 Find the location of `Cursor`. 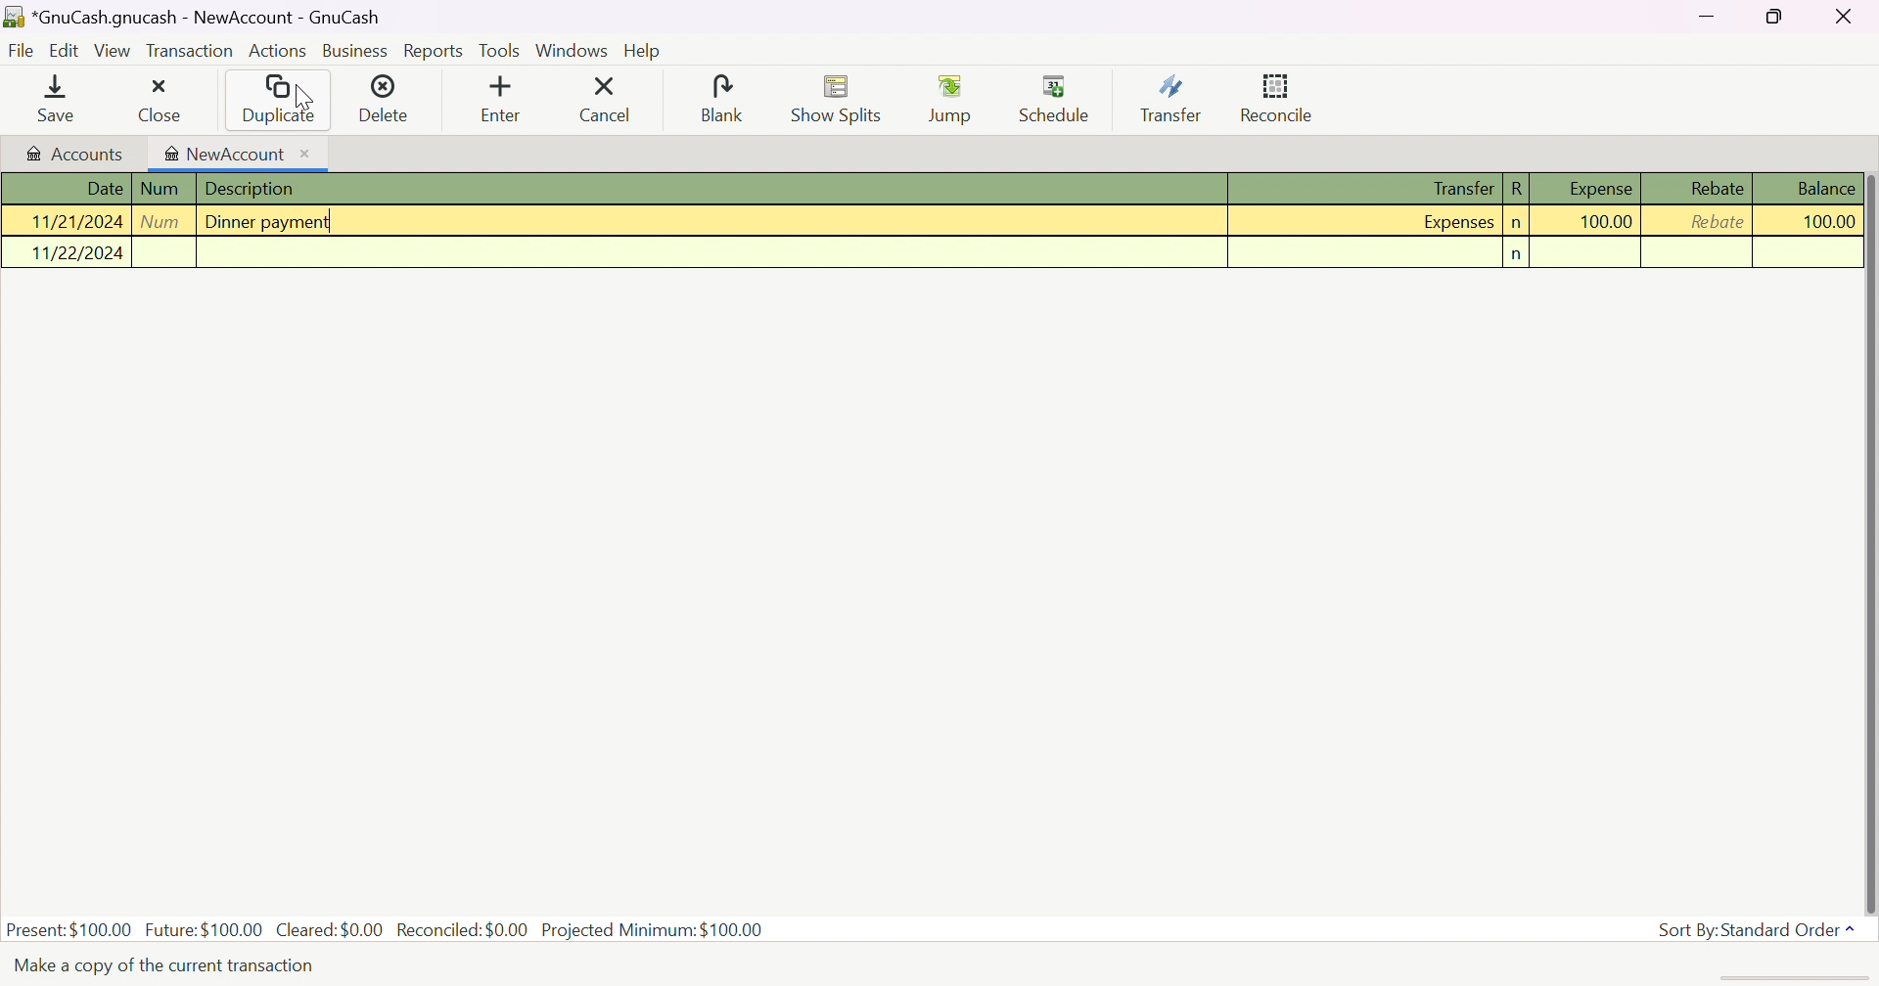

Cursor is located at coordinates (303, 97).